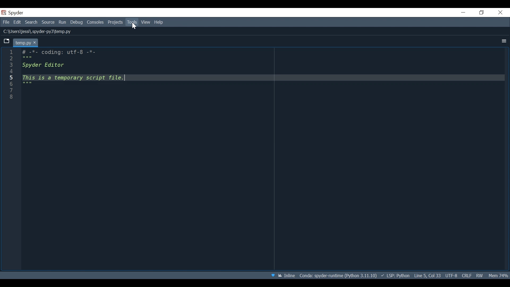 Image resolution: width=510 pixels, height=287 pixels. I want to click on Language, so click(394, 275).